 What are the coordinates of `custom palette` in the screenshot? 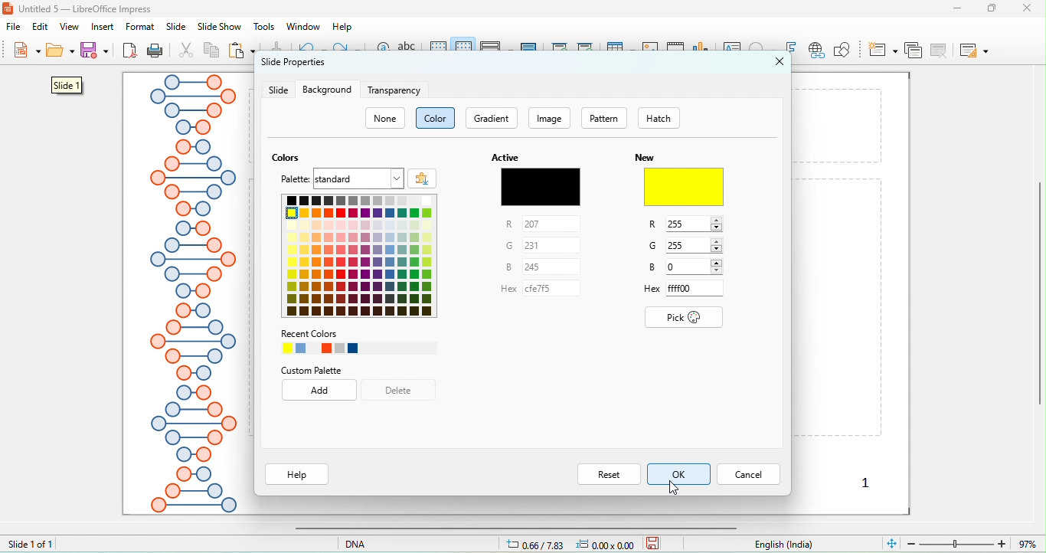 It's located at (311, 371).